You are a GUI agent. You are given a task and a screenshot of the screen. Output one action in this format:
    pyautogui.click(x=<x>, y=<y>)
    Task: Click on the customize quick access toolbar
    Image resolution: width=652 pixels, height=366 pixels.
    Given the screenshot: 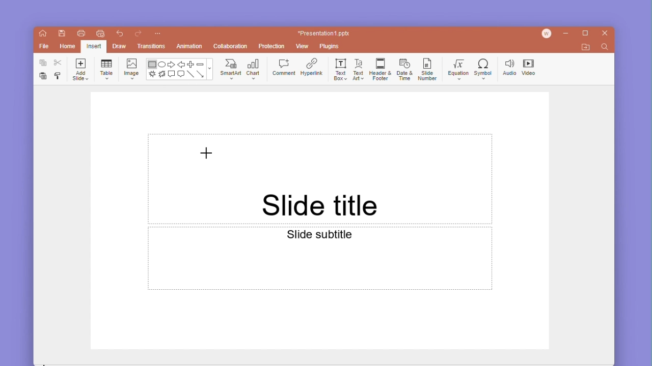 What is the action you would take?
    pyautogui.click(x=158, y=33)
    